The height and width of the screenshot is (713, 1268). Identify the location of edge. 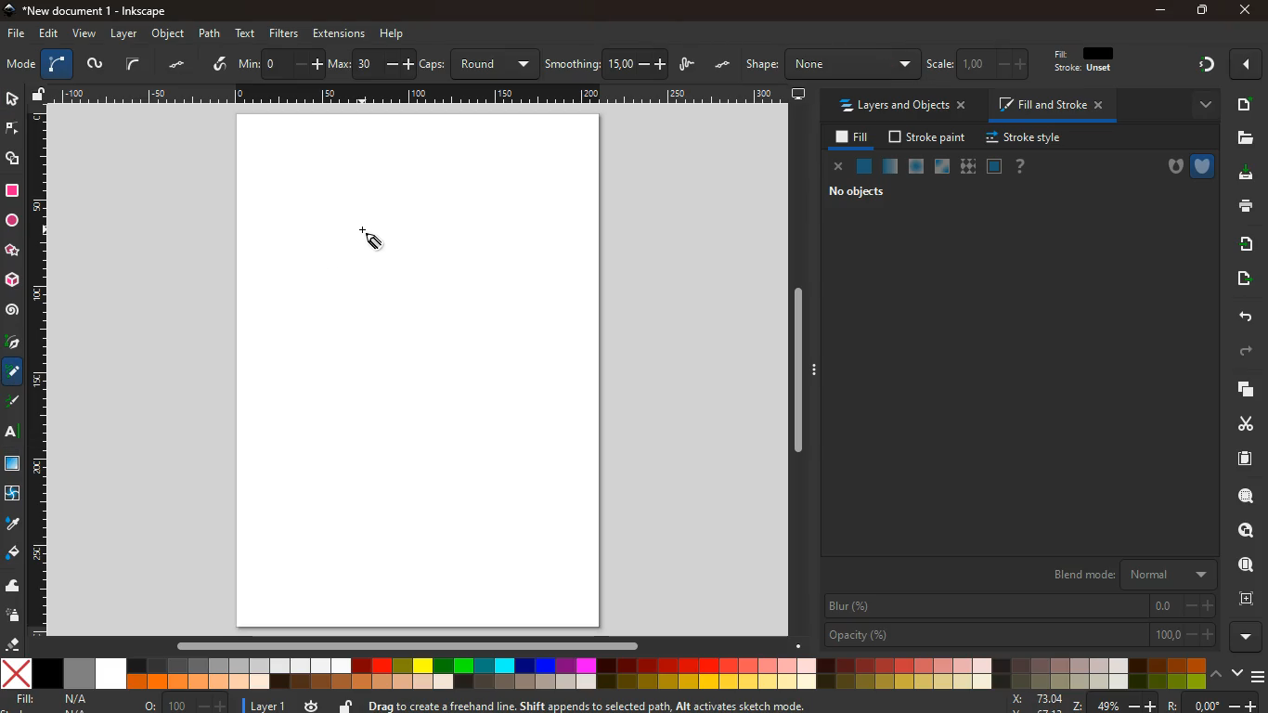
(13, 132).